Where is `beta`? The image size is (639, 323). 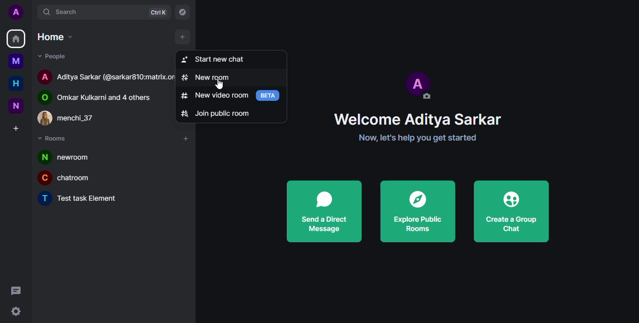 beta is located at coordinates (269, 95).